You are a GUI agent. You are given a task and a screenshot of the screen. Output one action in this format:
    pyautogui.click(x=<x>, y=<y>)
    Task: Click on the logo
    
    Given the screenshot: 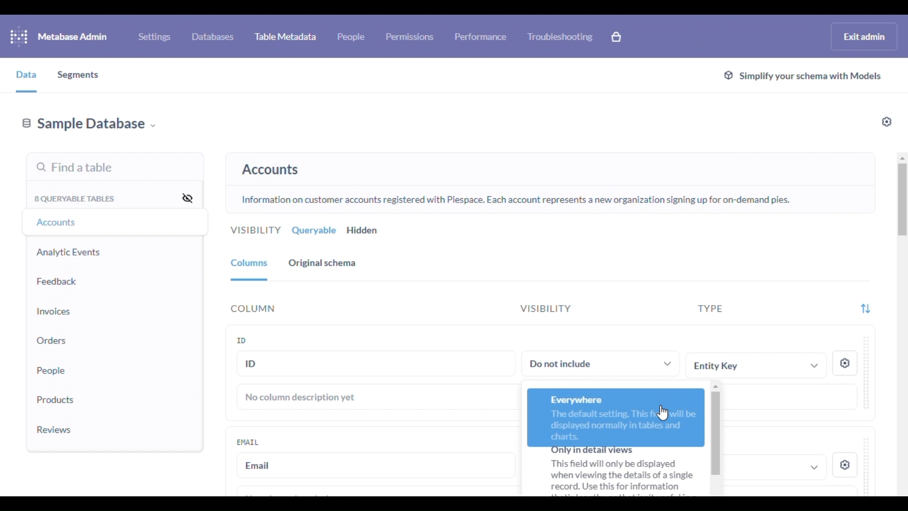 What is the action you would take?
    pyautogui.click(x=19, y=36)
    